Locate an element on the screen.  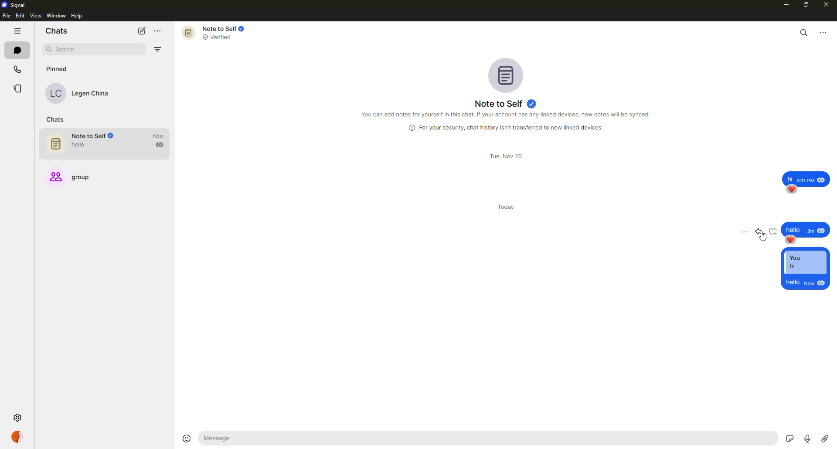
file is located at coordinates (7, 16).